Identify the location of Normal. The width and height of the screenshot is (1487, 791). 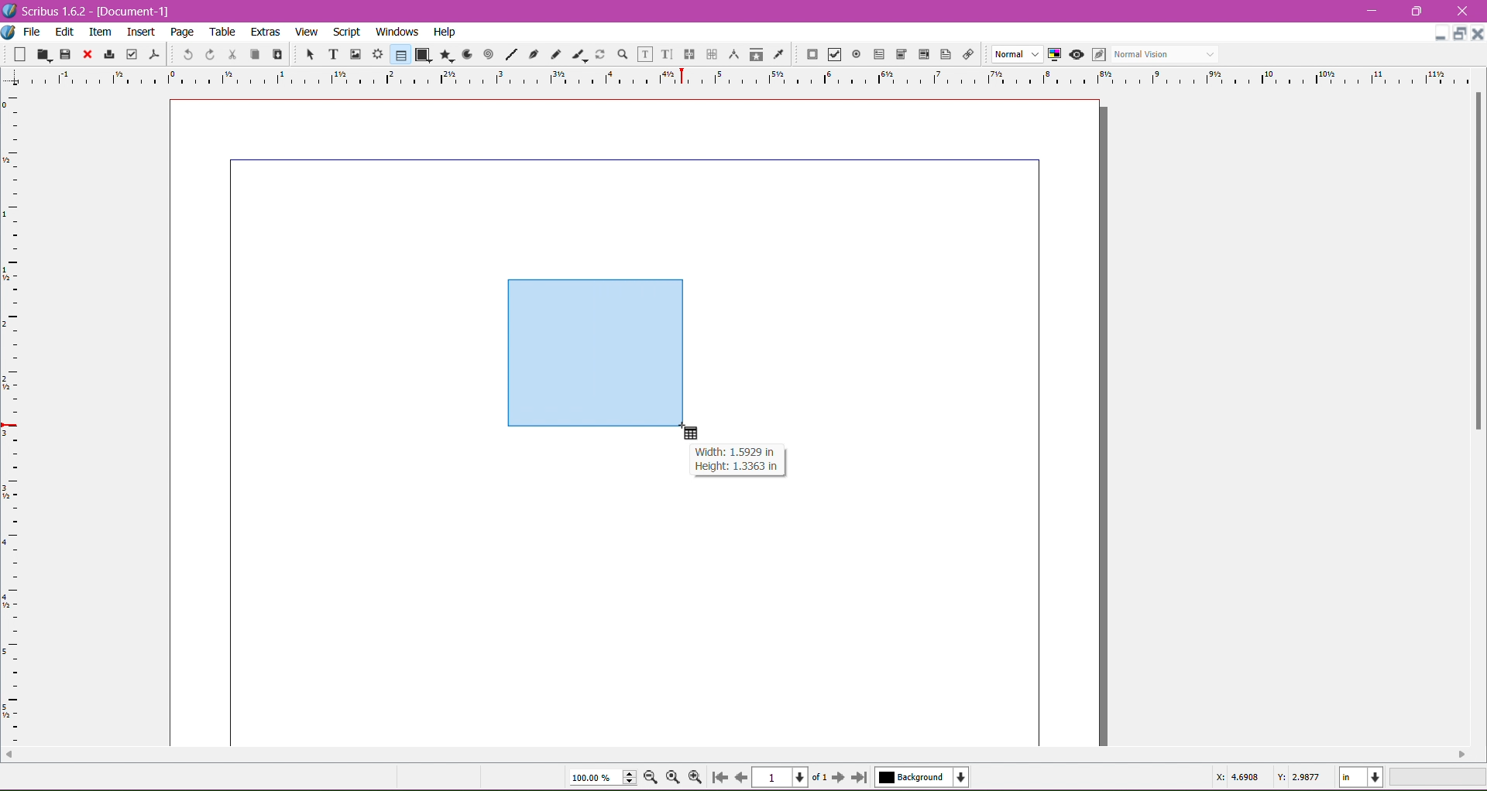
(1015, 55).